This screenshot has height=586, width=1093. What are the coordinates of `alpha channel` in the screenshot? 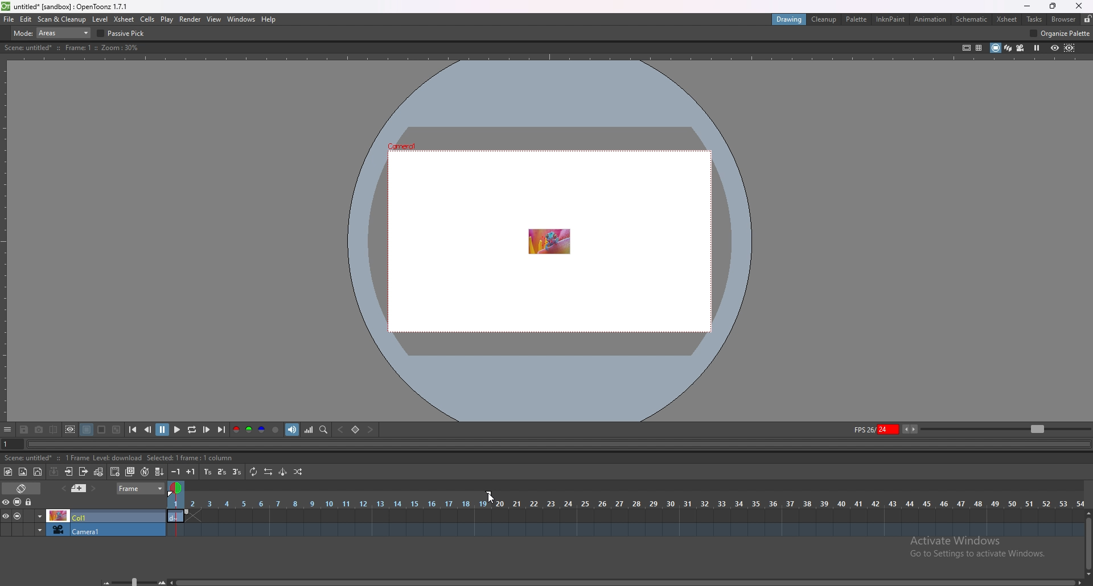 It's located at (276, 430).